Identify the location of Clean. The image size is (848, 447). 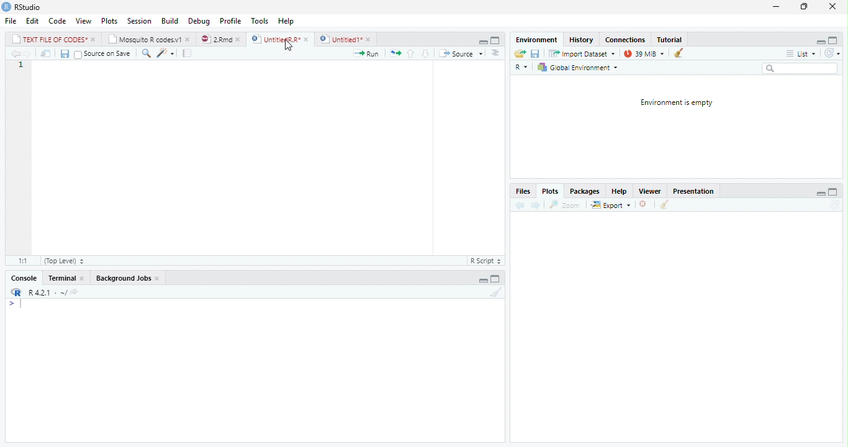
(678, 53).